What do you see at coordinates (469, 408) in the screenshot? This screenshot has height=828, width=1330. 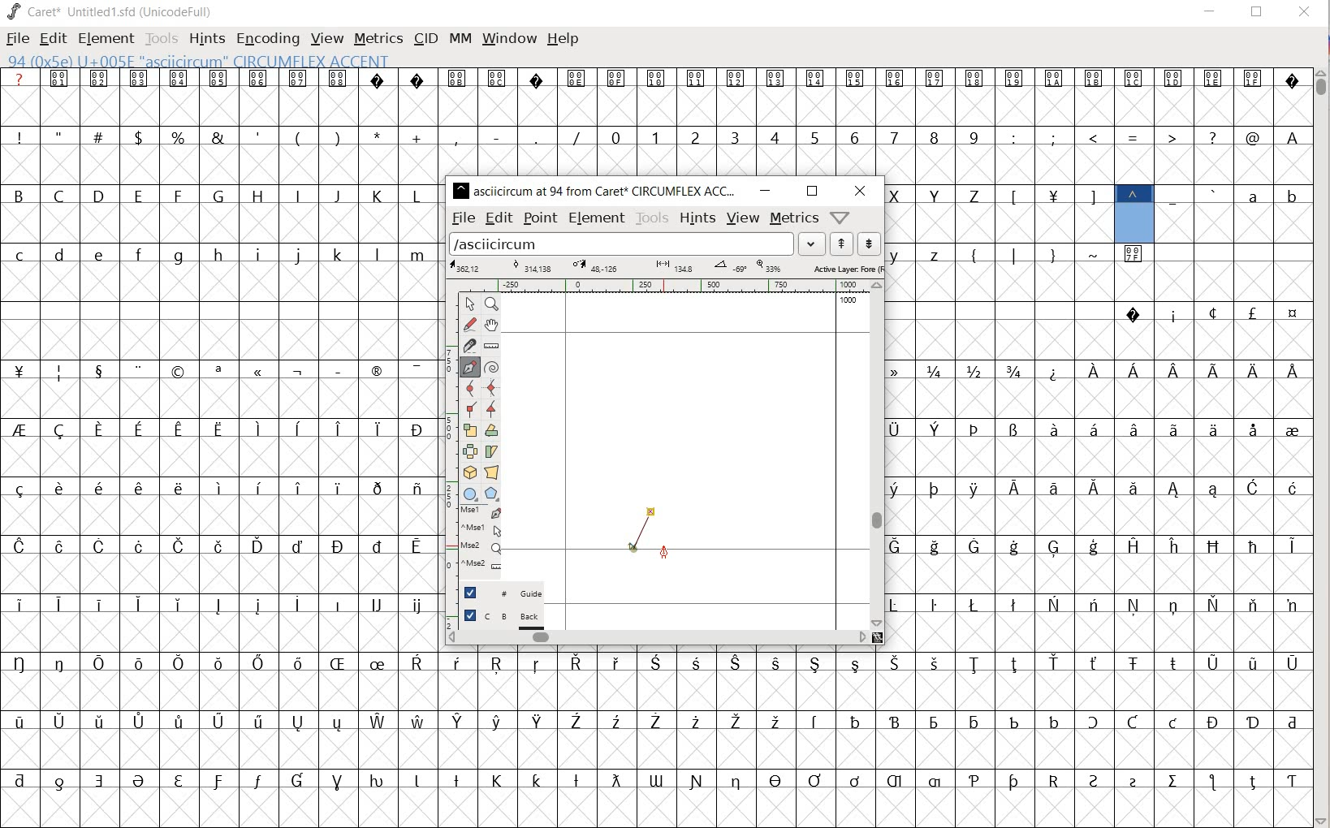 I see `Add a corner point` at bounding box center [469, 408].